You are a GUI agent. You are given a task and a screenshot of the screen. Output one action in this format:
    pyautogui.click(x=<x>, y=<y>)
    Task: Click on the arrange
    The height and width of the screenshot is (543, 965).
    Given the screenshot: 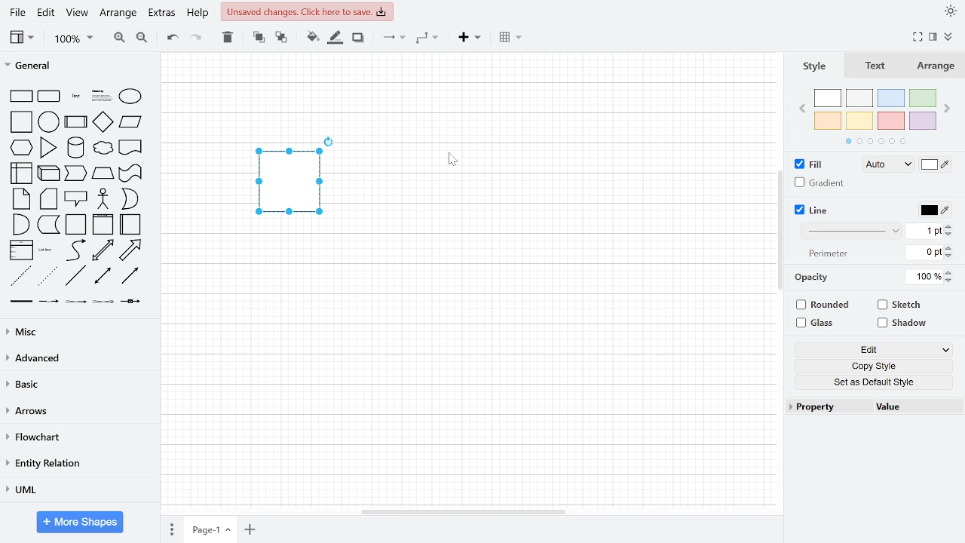 What is the action you would take?
    pyautogui.click(x=119, y=15)
    